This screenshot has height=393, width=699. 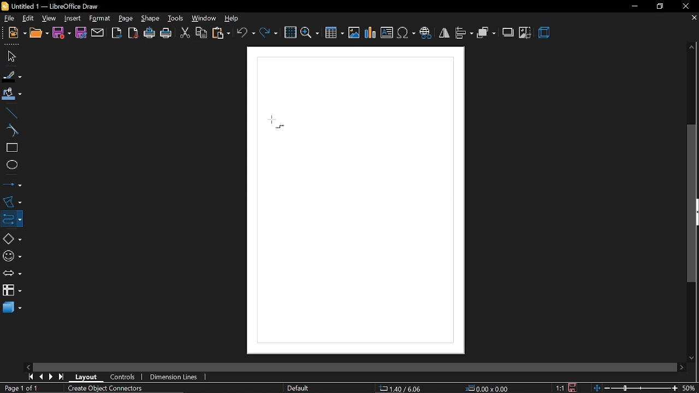 I want to click on export as pdf, so click(x=133, y=34).